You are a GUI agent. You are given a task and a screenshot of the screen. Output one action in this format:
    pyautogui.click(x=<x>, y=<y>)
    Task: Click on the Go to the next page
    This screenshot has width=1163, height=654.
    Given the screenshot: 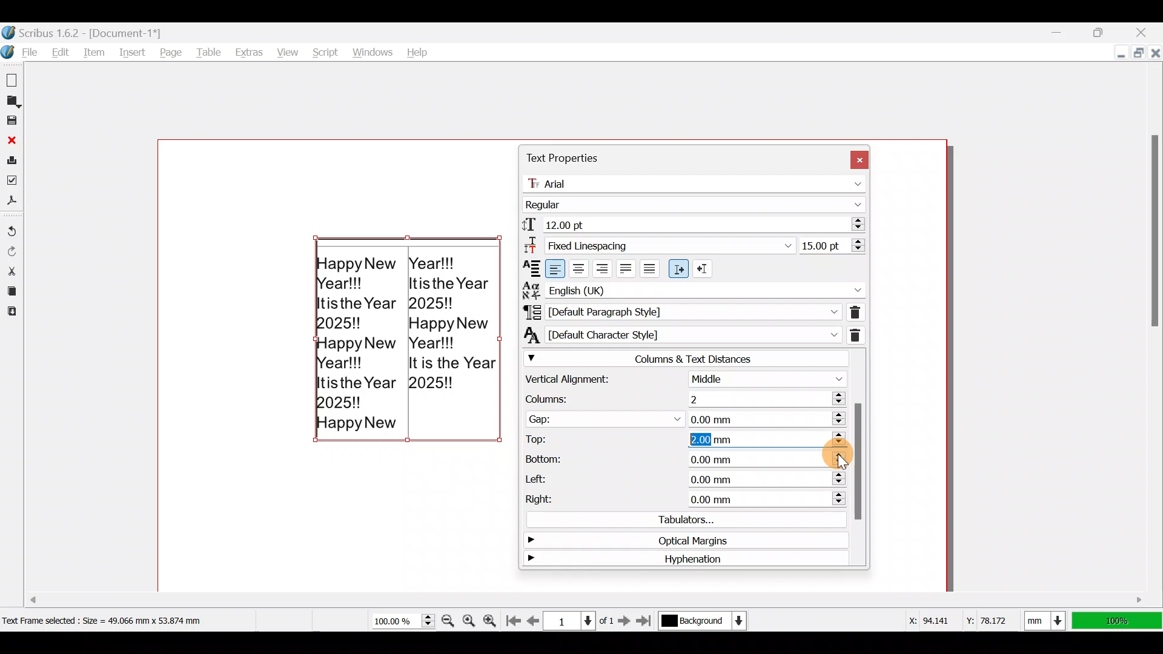 What is the action you would take?
    pyautogui.click(x=626, y=620)
    